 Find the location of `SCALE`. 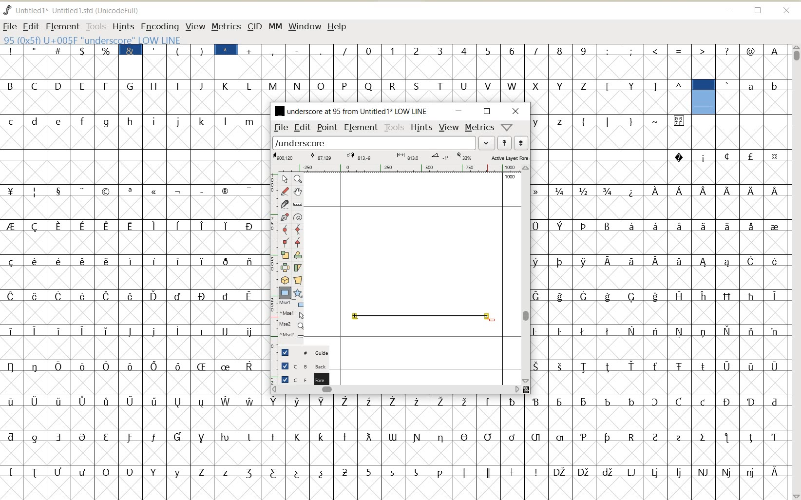

SCALE is located at coordinates (271, 257).